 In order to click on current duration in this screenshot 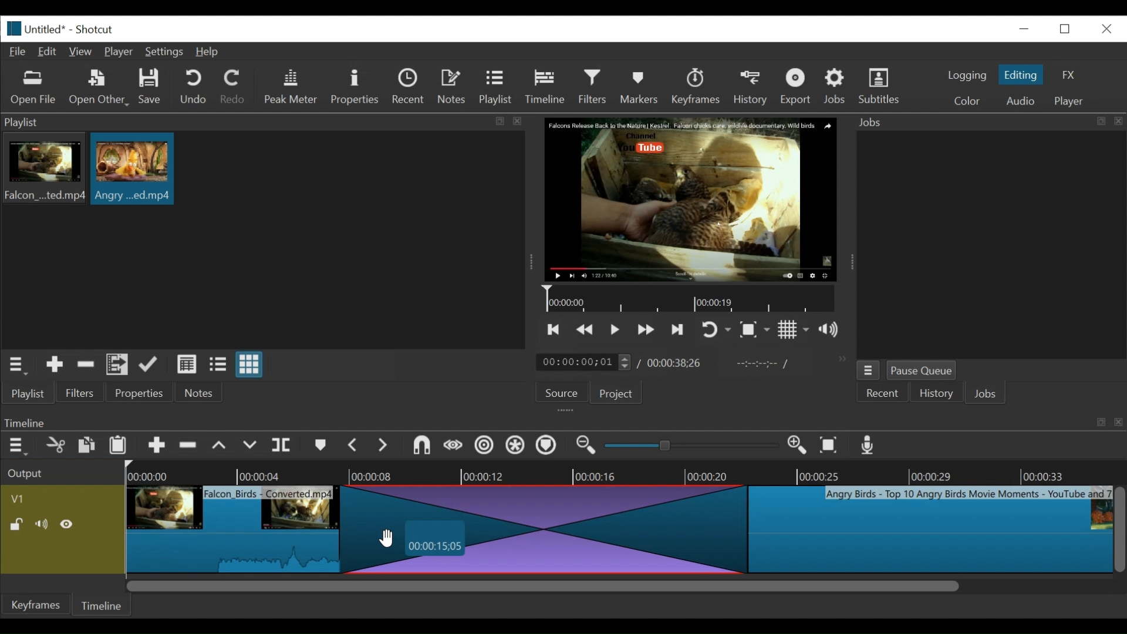, I will do `click(585, 363)`.